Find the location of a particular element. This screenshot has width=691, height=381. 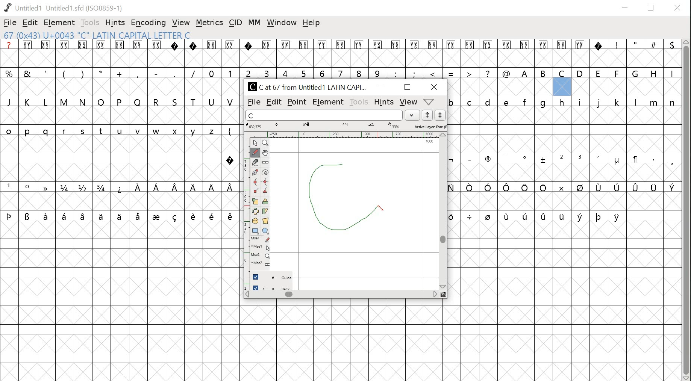

guide layer is located at coordinates (273, 276).